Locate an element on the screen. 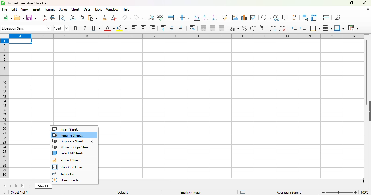 The width and height of the screenshot is (371, 195). font size is located at coordinates (61, 28).